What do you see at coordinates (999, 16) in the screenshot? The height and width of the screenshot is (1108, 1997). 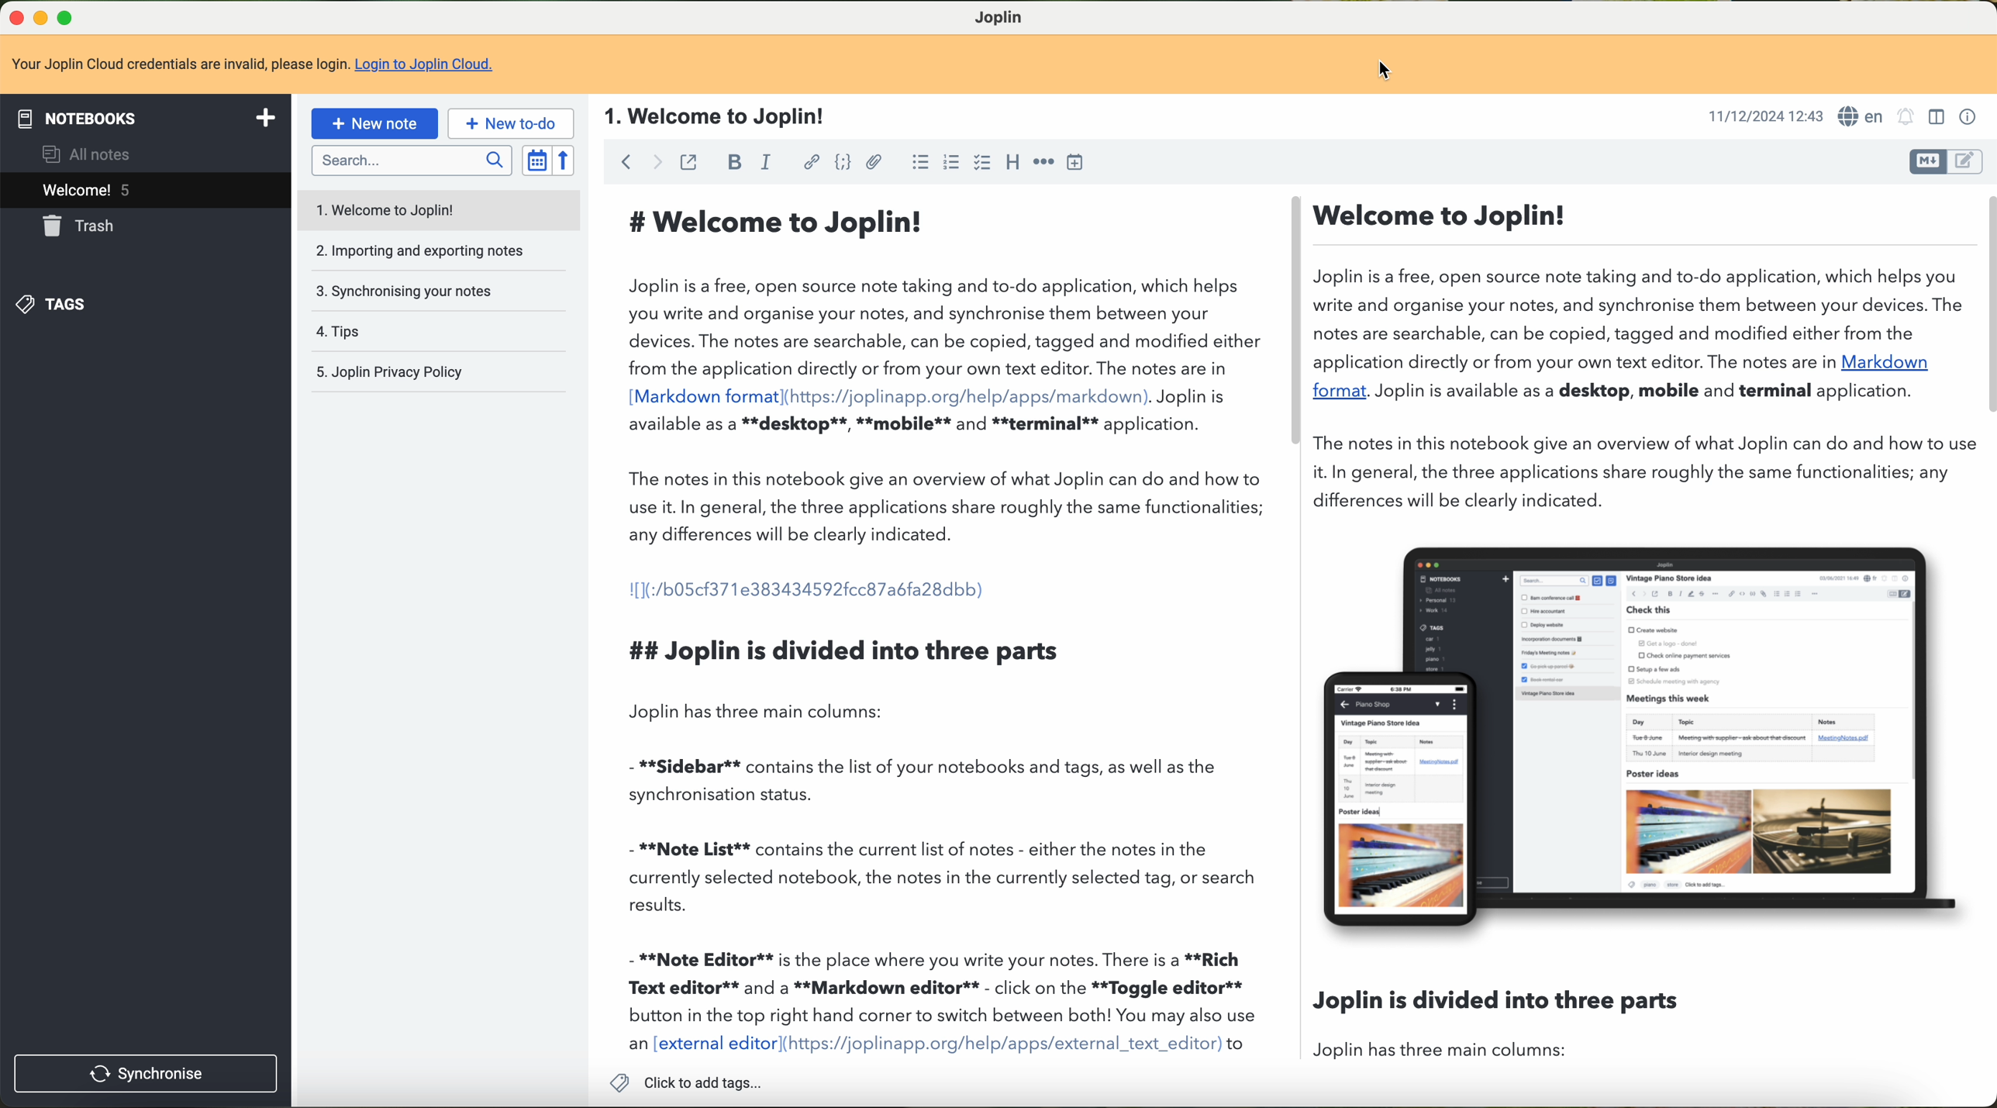 I see `Joplin` at bounding box center [999, 16].